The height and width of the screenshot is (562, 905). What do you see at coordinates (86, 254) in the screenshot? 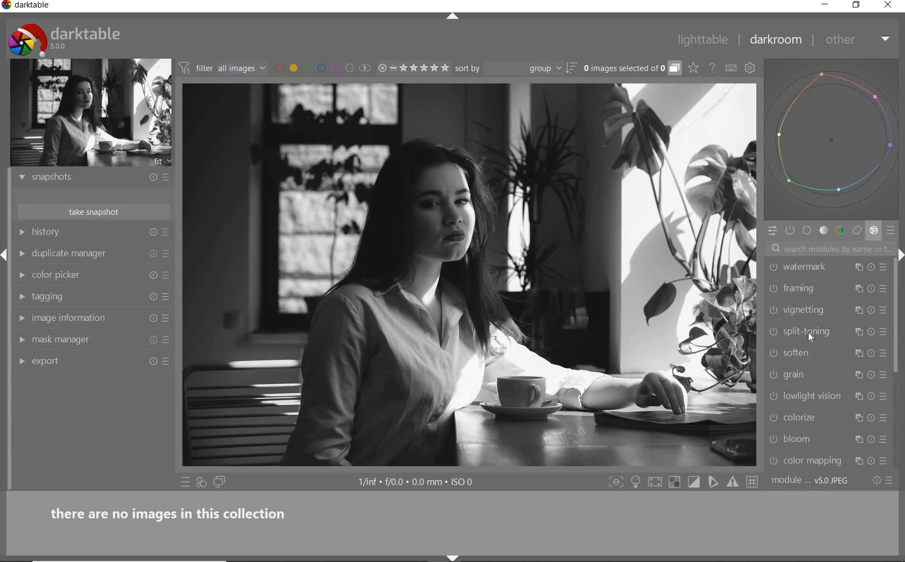
I see `duplicate manager` at bounding box center [86, 254].